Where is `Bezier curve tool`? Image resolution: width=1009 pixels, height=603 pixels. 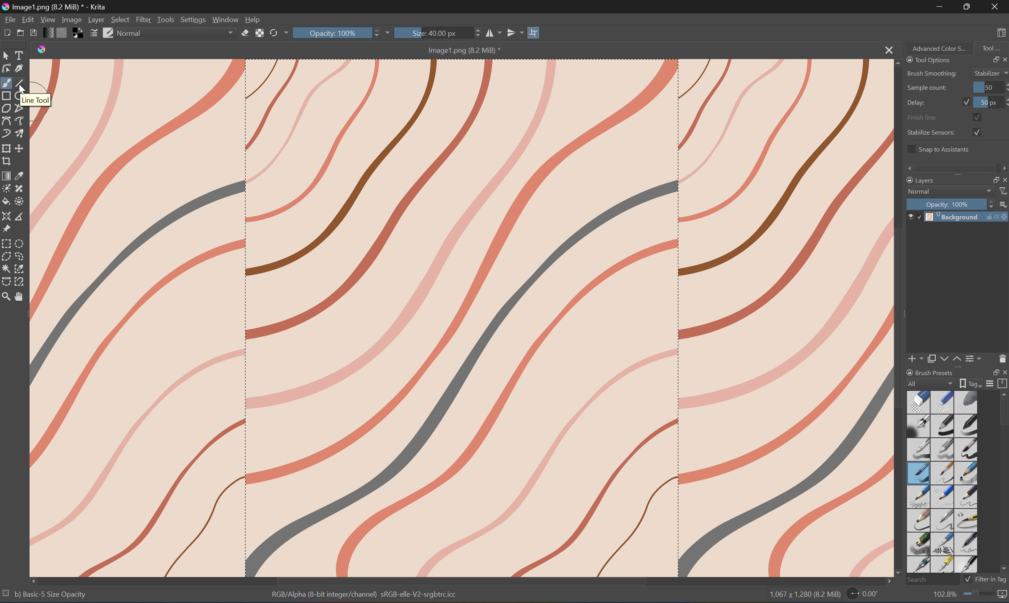
Bezier curve tool is located at coordinates (7, 120).